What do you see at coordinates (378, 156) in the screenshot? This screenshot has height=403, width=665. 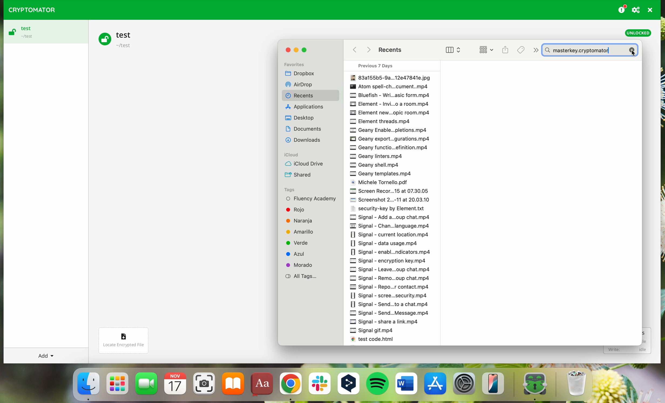 I see `Geany interest` at bounding box center [378, 156].